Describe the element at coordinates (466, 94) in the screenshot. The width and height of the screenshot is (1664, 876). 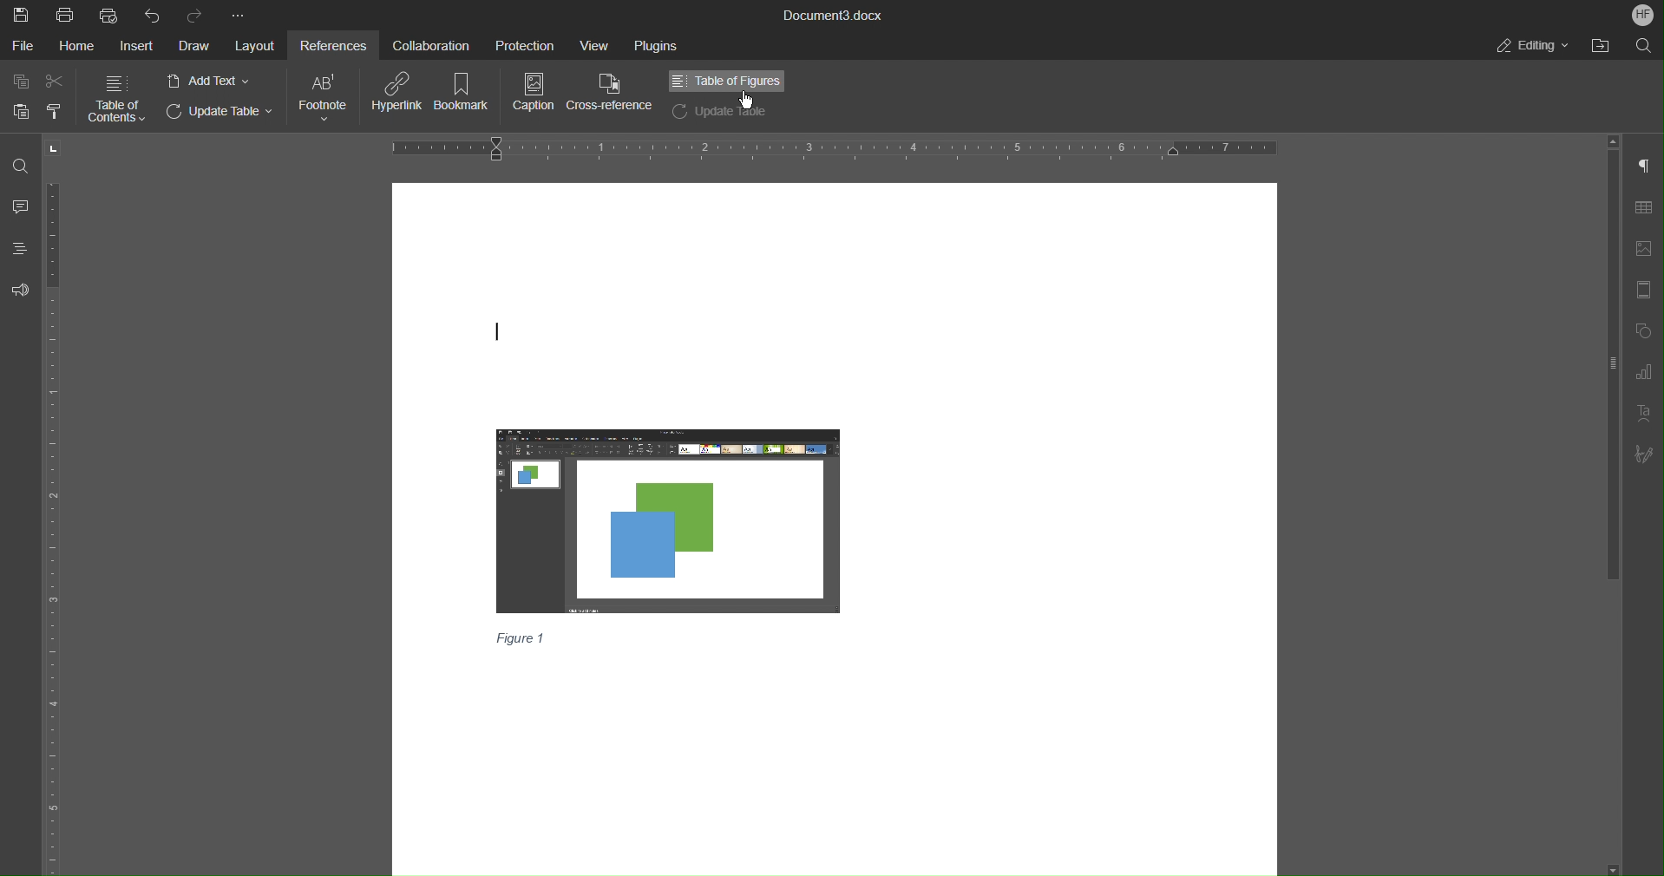
I see `Bookmark` at that location.